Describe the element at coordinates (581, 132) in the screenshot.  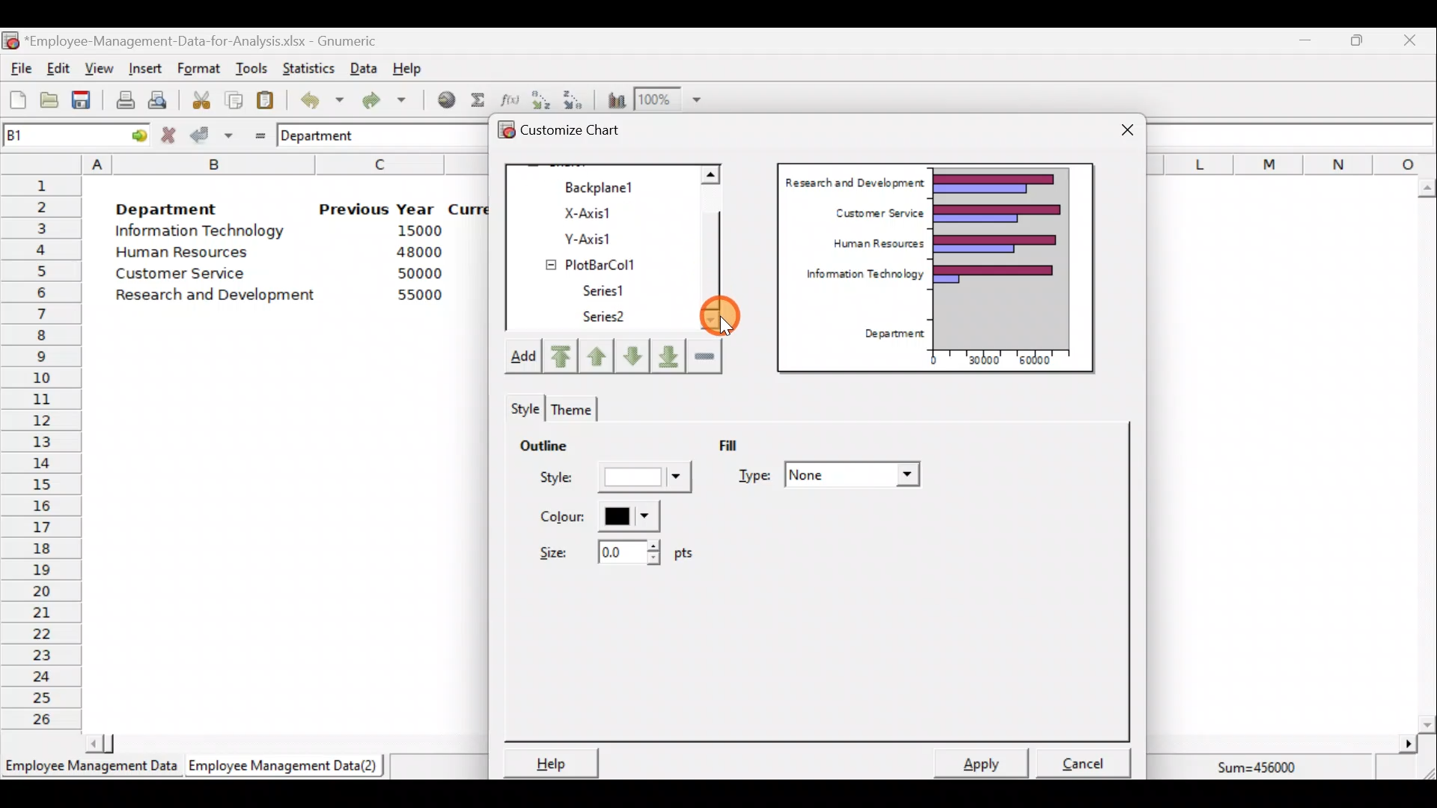
I see `Customize chart` at that location.